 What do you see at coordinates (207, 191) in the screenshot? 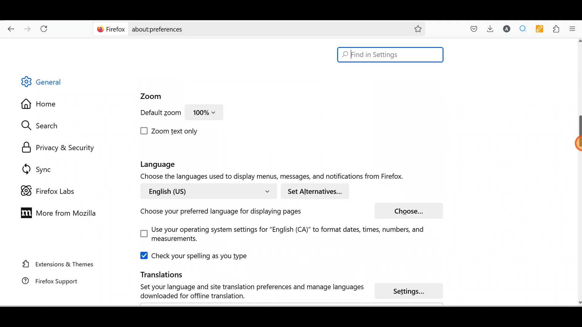
I see `English (US)` at bounding box center [207, 191].